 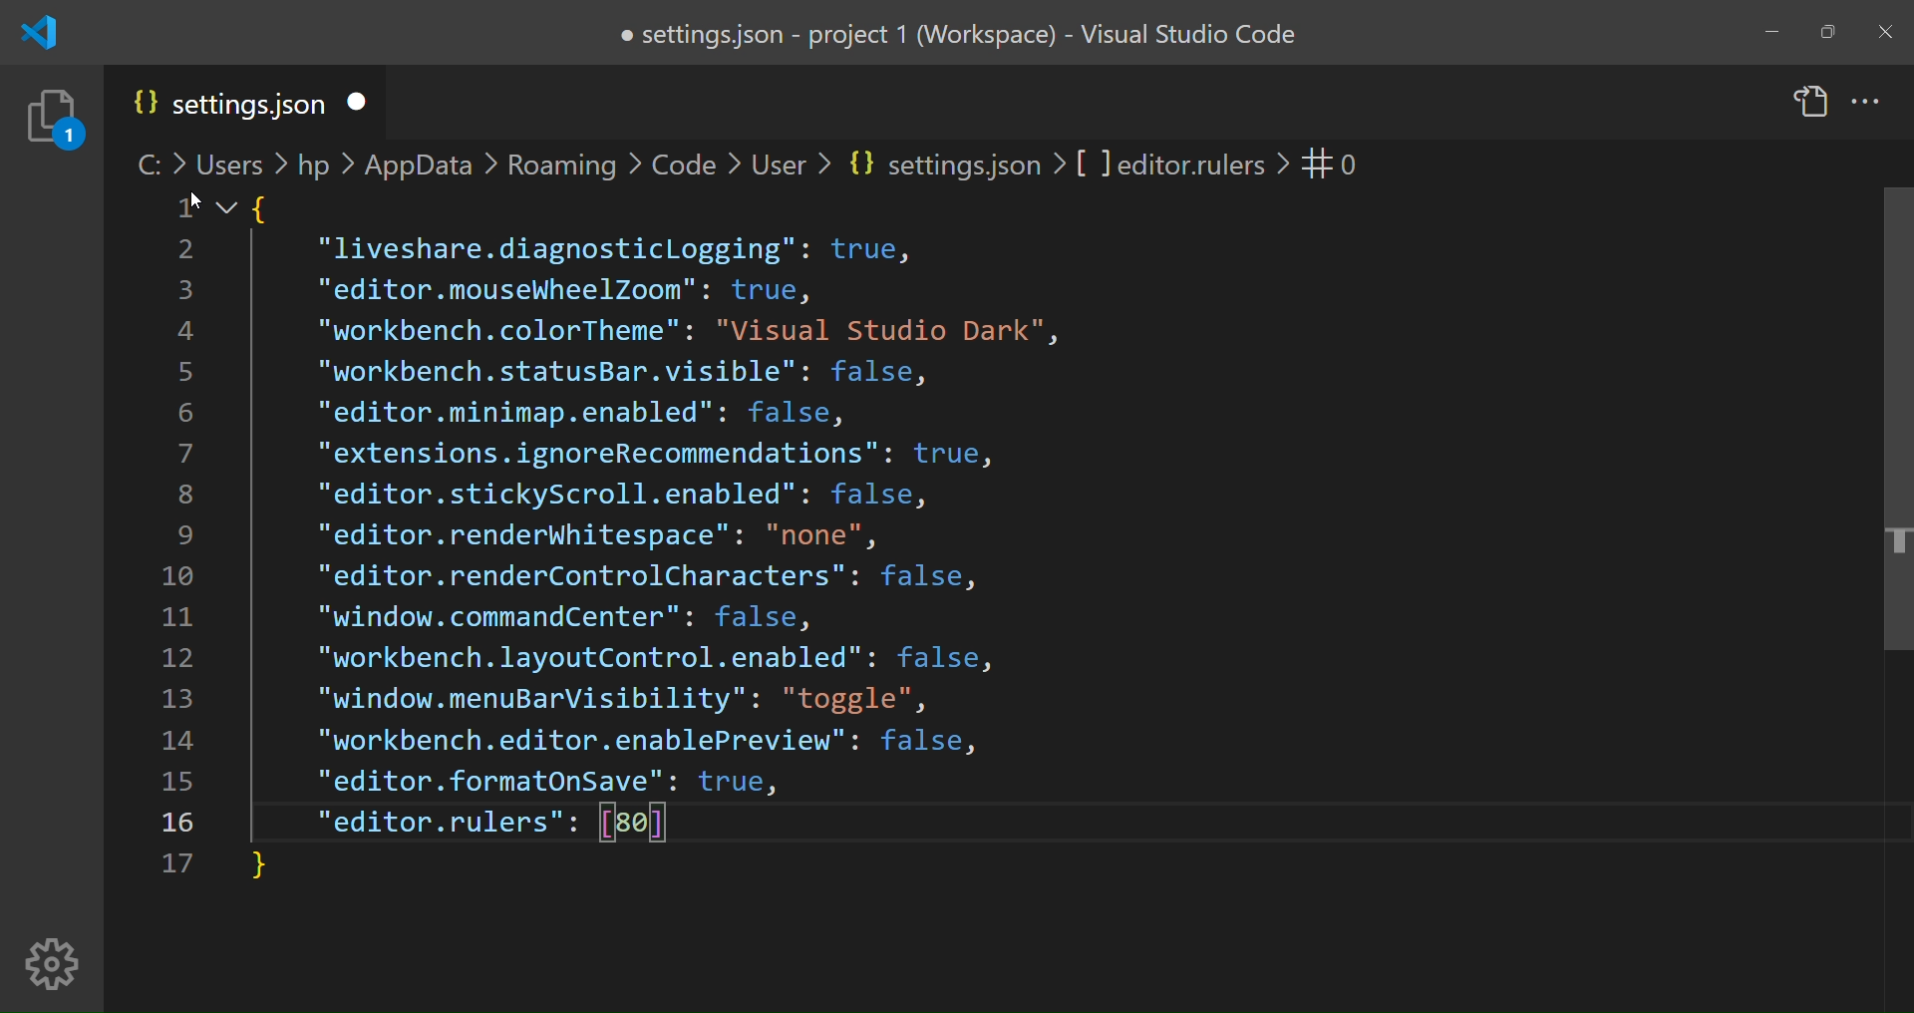 What do you see at coordinates (37, 34) in the screenshot?
I see `logo` at bounding box center [37, 34].